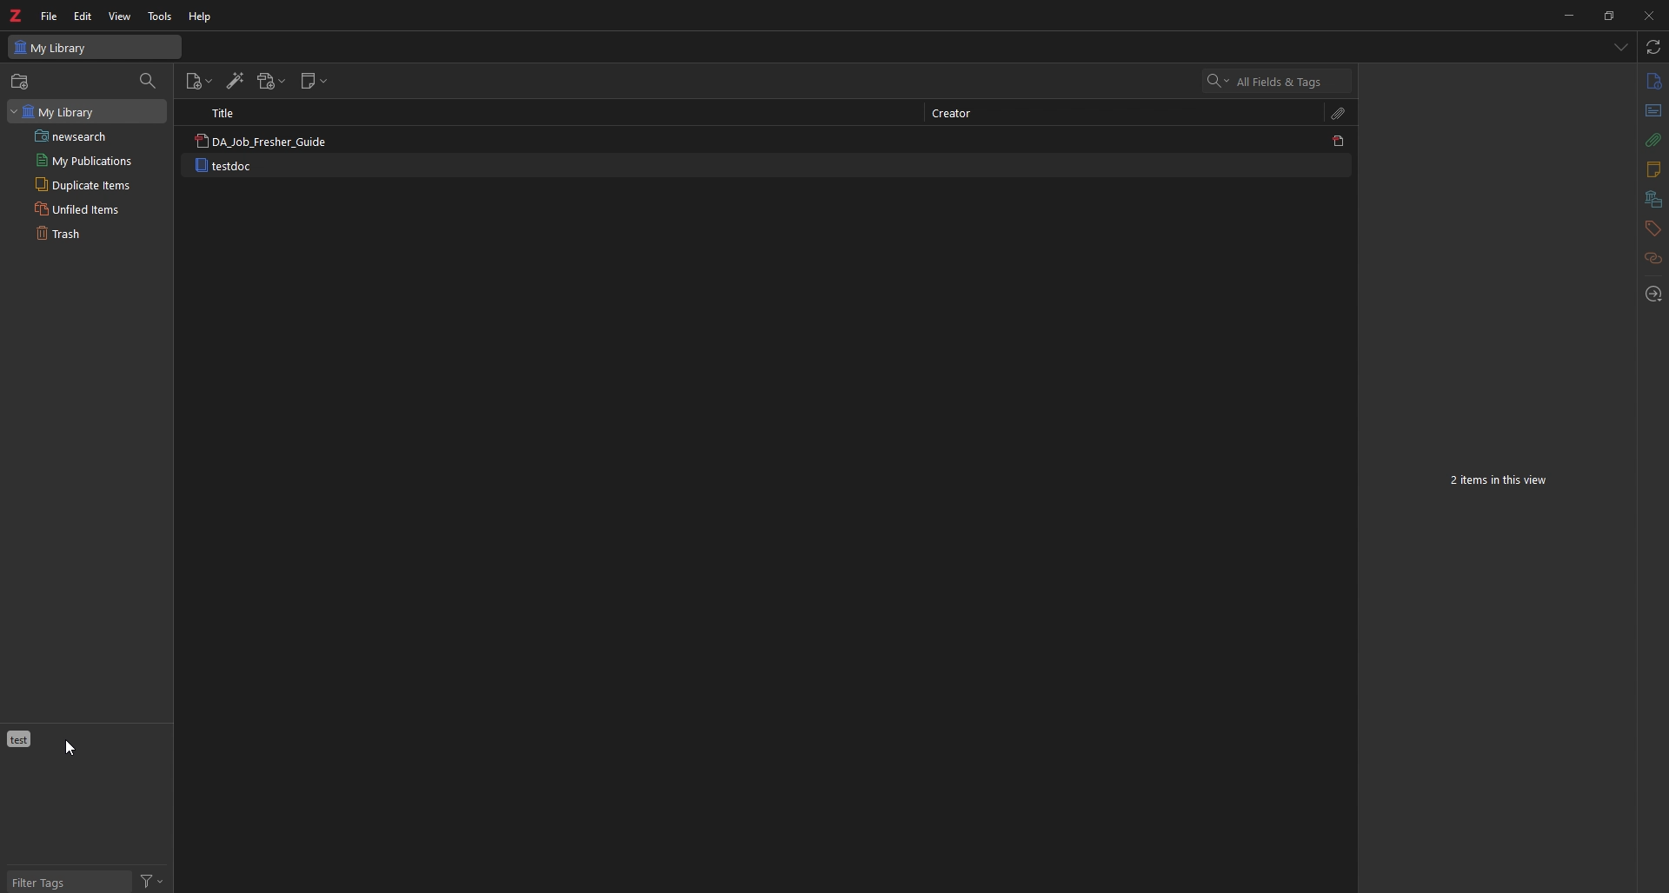 The height and width of the screenshot is (893, 1669). Describe the element at coordinates (201, 81) in the screenshot. I see `new item` at that location.